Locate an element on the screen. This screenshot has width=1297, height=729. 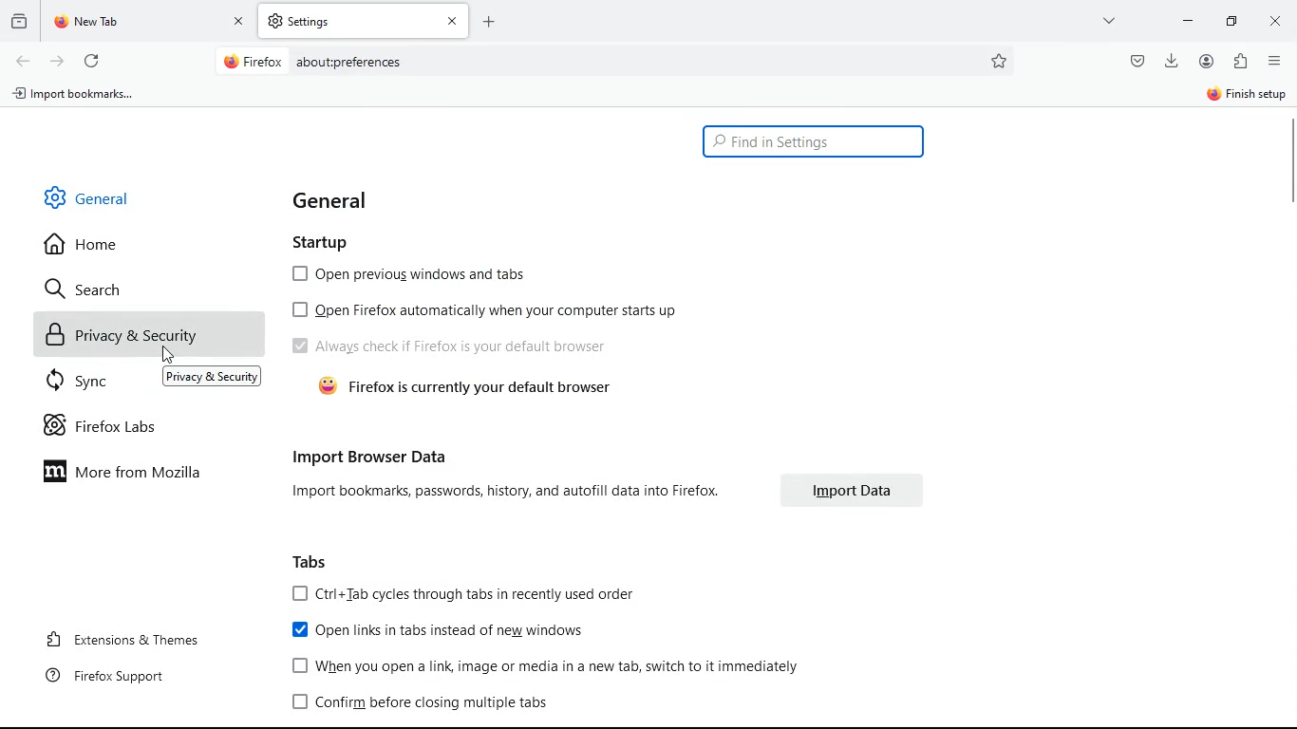
minimize is located at coordinates (1188, 19).